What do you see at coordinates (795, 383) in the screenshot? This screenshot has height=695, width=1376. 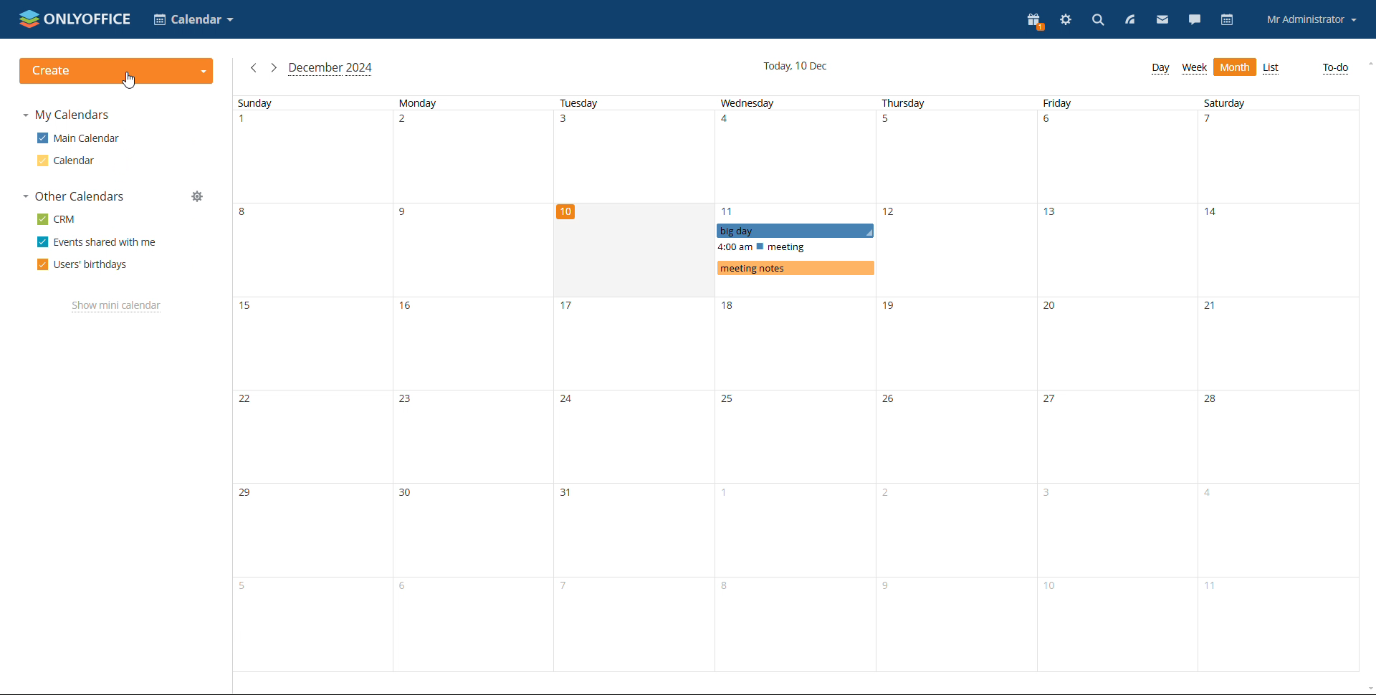 I see `wednesday` at bounding box center [795, 383].